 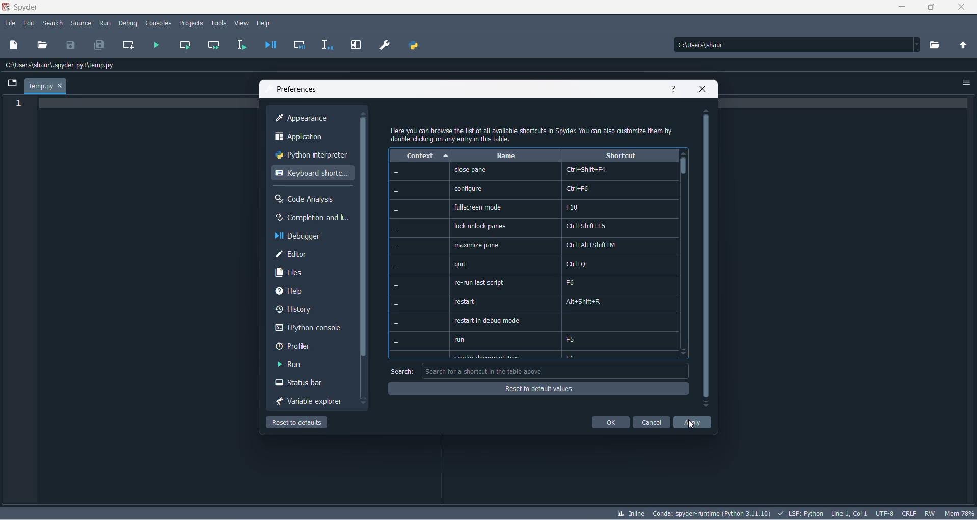 I want to click on open, so click(x=42, y=44).